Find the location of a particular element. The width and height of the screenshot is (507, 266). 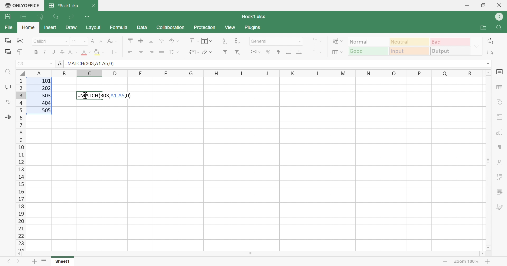

Cursor is located at coordinates (86, 95).